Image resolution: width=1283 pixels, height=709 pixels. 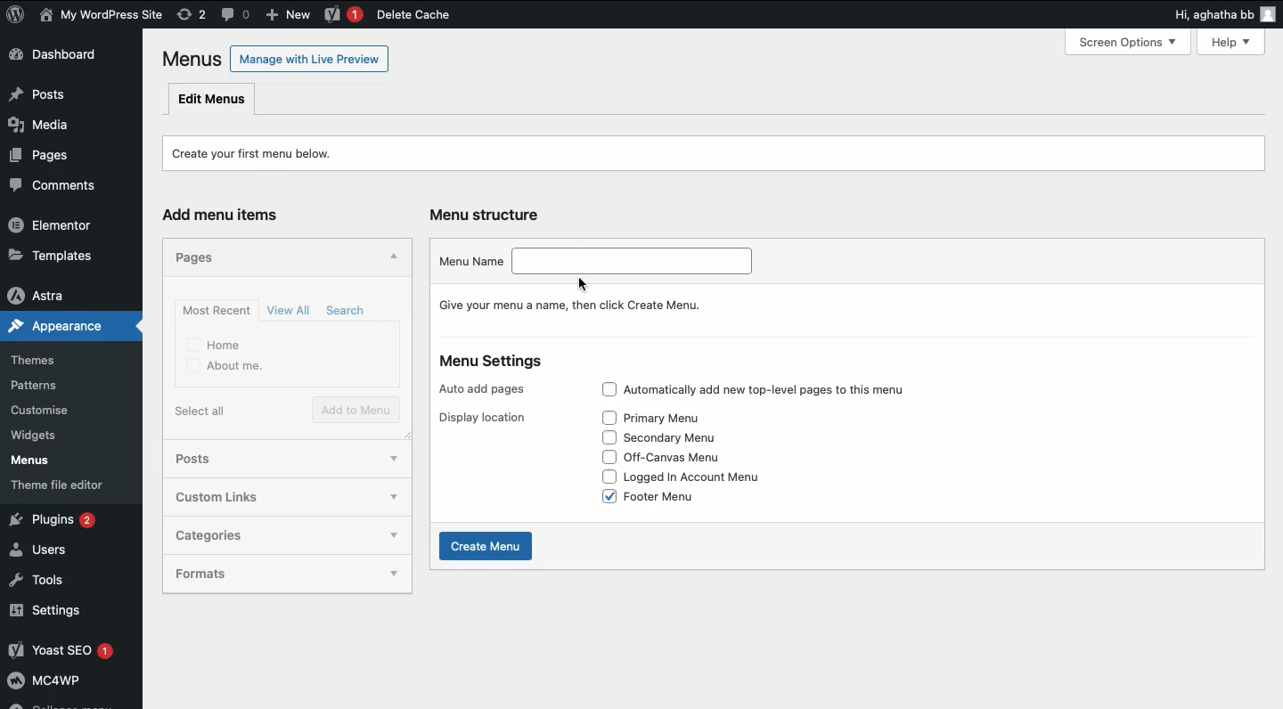 I want to click on Comment, so click(x=236, y=13).